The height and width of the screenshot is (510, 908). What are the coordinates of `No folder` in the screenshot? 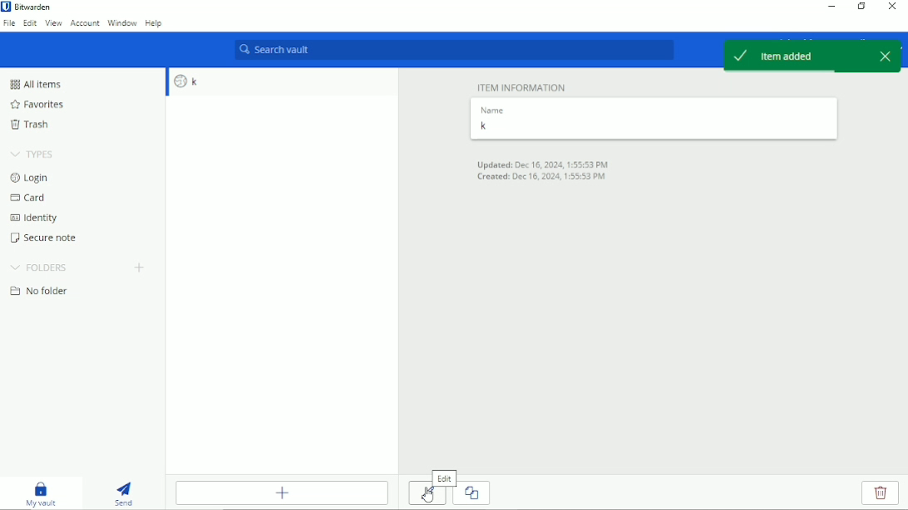 It's located at (39, 291).